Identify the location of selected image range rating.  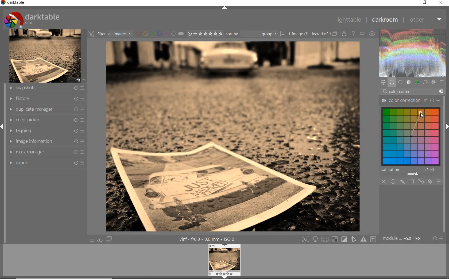
(204, 34).